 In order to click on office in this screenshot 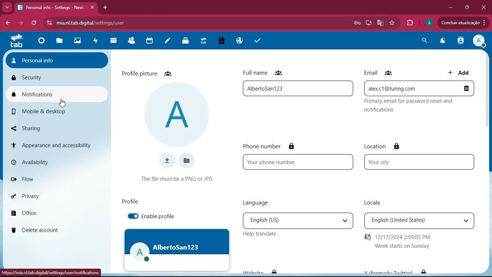, I will do `click(50, 214)`.